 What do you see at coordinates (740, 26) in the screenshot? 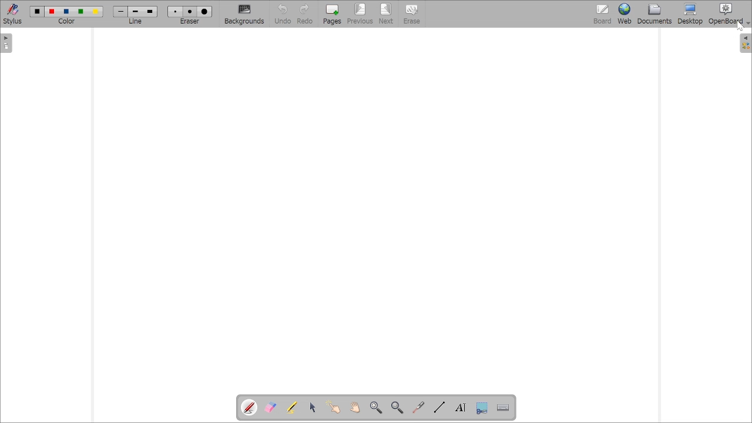
I see `cursor` at bounding box center [740, 26].